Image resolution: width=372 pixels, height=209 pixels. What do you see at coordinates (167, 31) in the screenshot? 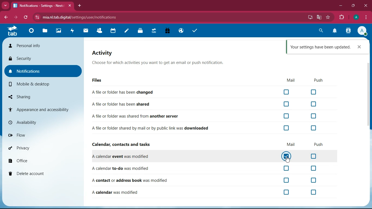
I see `Free Trial` at bounding box center [167, 31].